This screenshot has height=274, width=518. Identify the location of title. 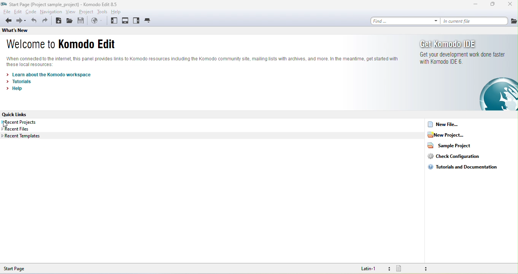
(60, 4).